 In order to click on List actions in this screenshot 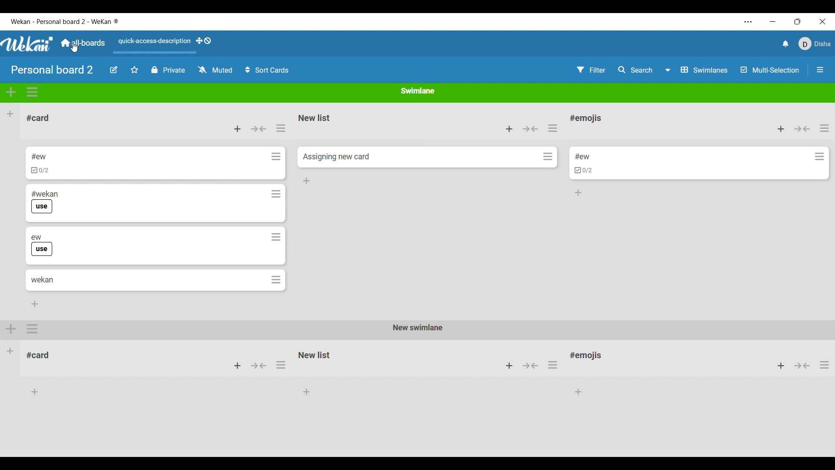, I will do `click(281, 128)`.